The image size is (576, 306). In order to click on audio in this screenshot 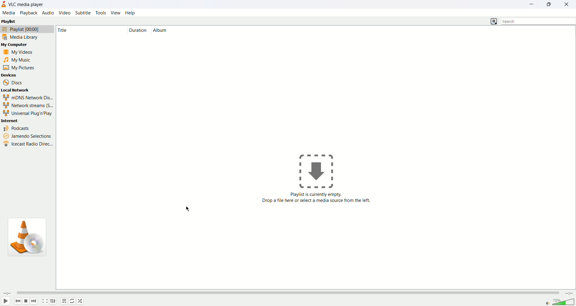, I will do `click(48, 13)`.